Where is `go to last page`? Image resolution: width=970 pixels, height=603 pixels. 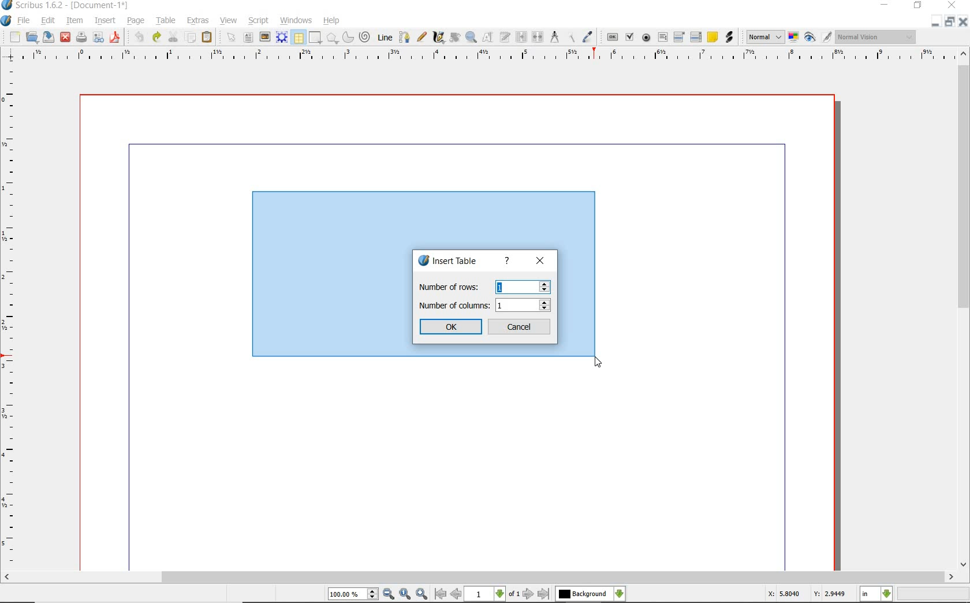 go to last page is located at coordinates (544, 594).